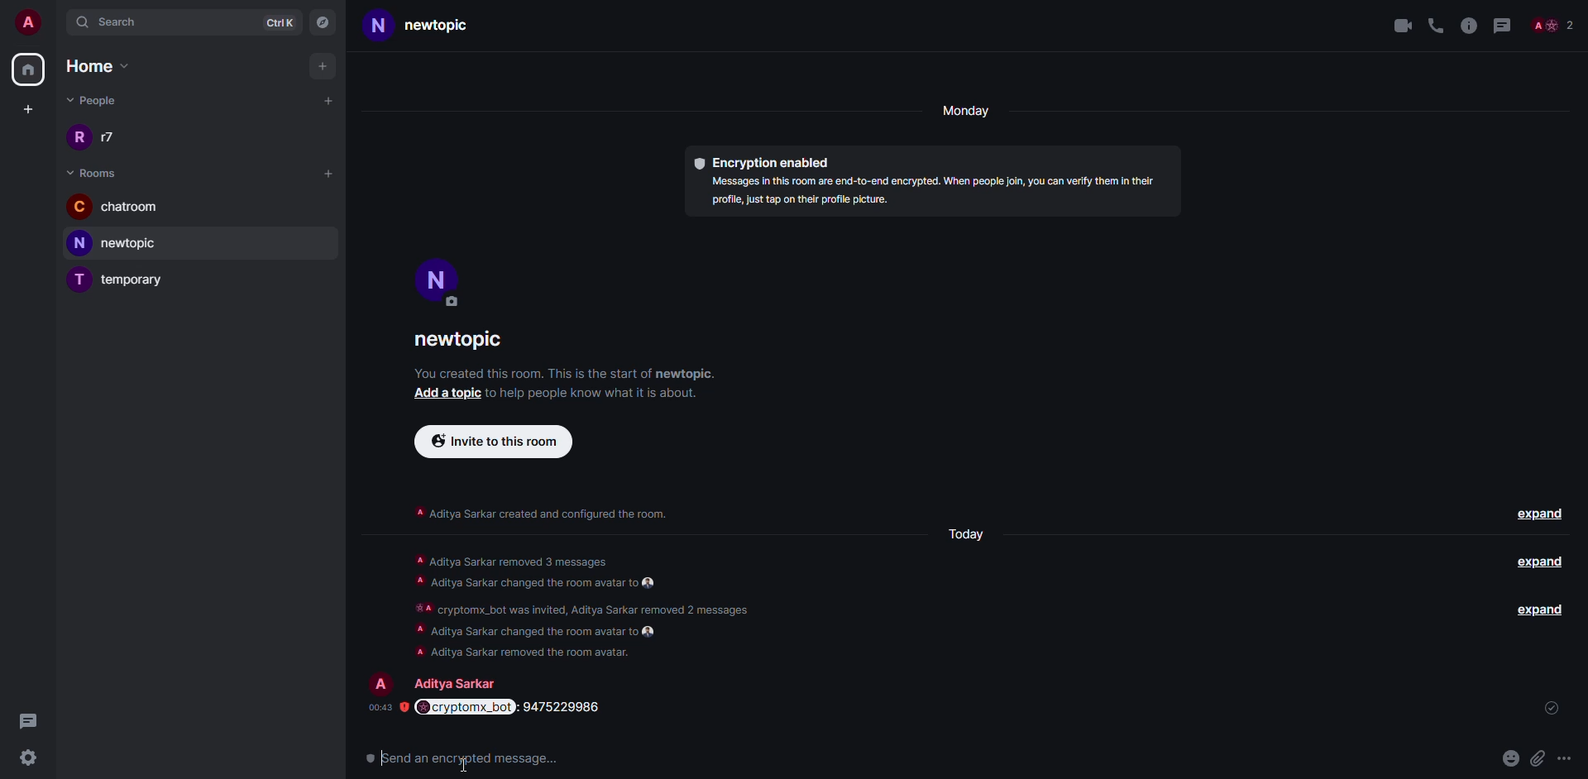 The image size is (1588, 779). Describe the element at coordinates (117, 208) in the screenshot. I see `chatroom` at that location.